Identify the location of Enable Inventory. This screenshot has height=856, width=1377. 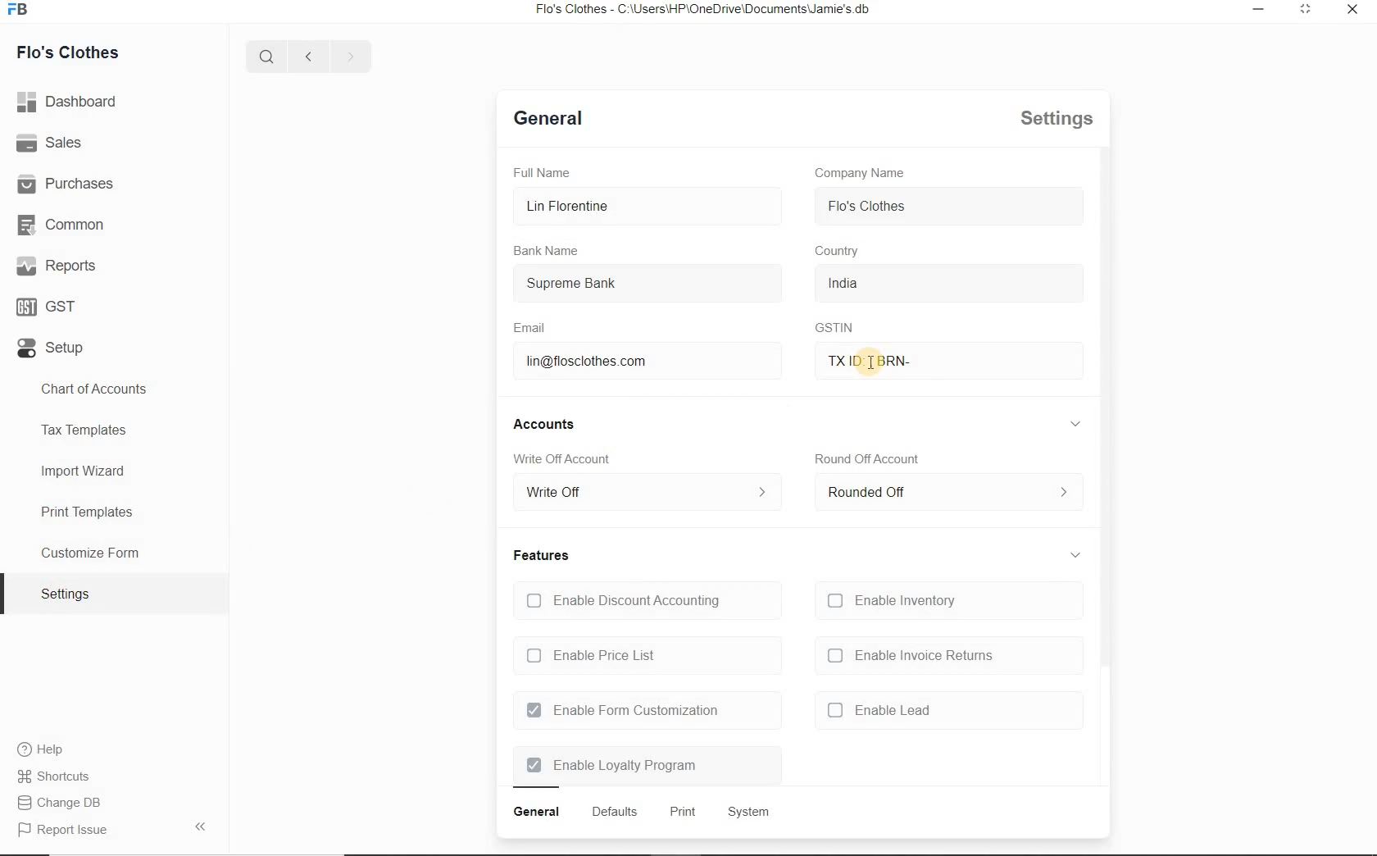
(897, 601).